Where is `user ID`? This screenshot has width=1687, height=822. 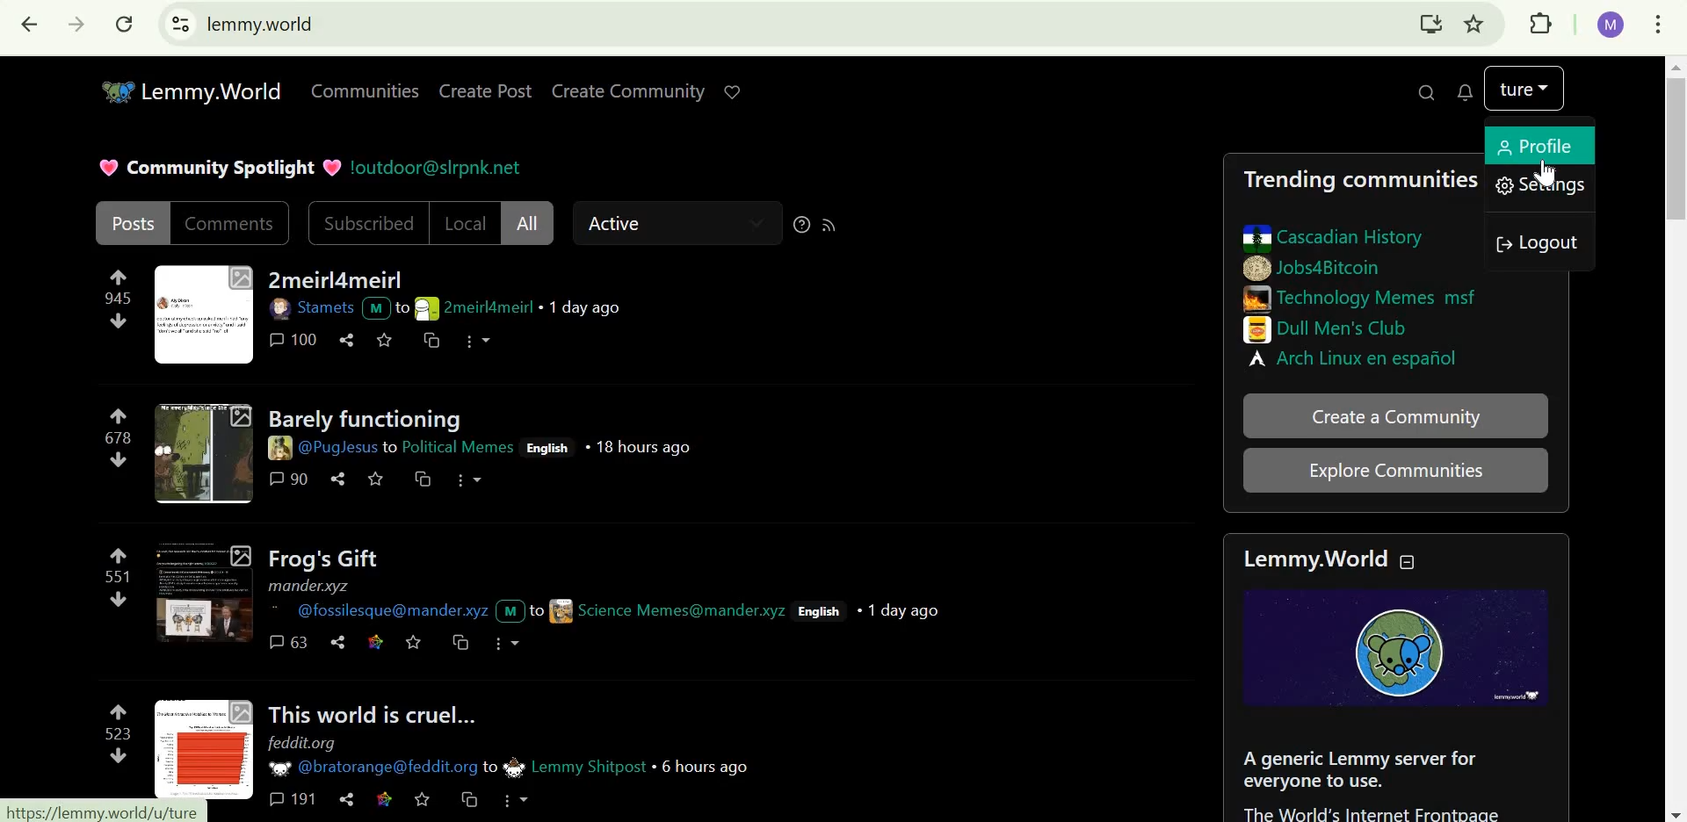
user ID is located at coordinates (328, 308).